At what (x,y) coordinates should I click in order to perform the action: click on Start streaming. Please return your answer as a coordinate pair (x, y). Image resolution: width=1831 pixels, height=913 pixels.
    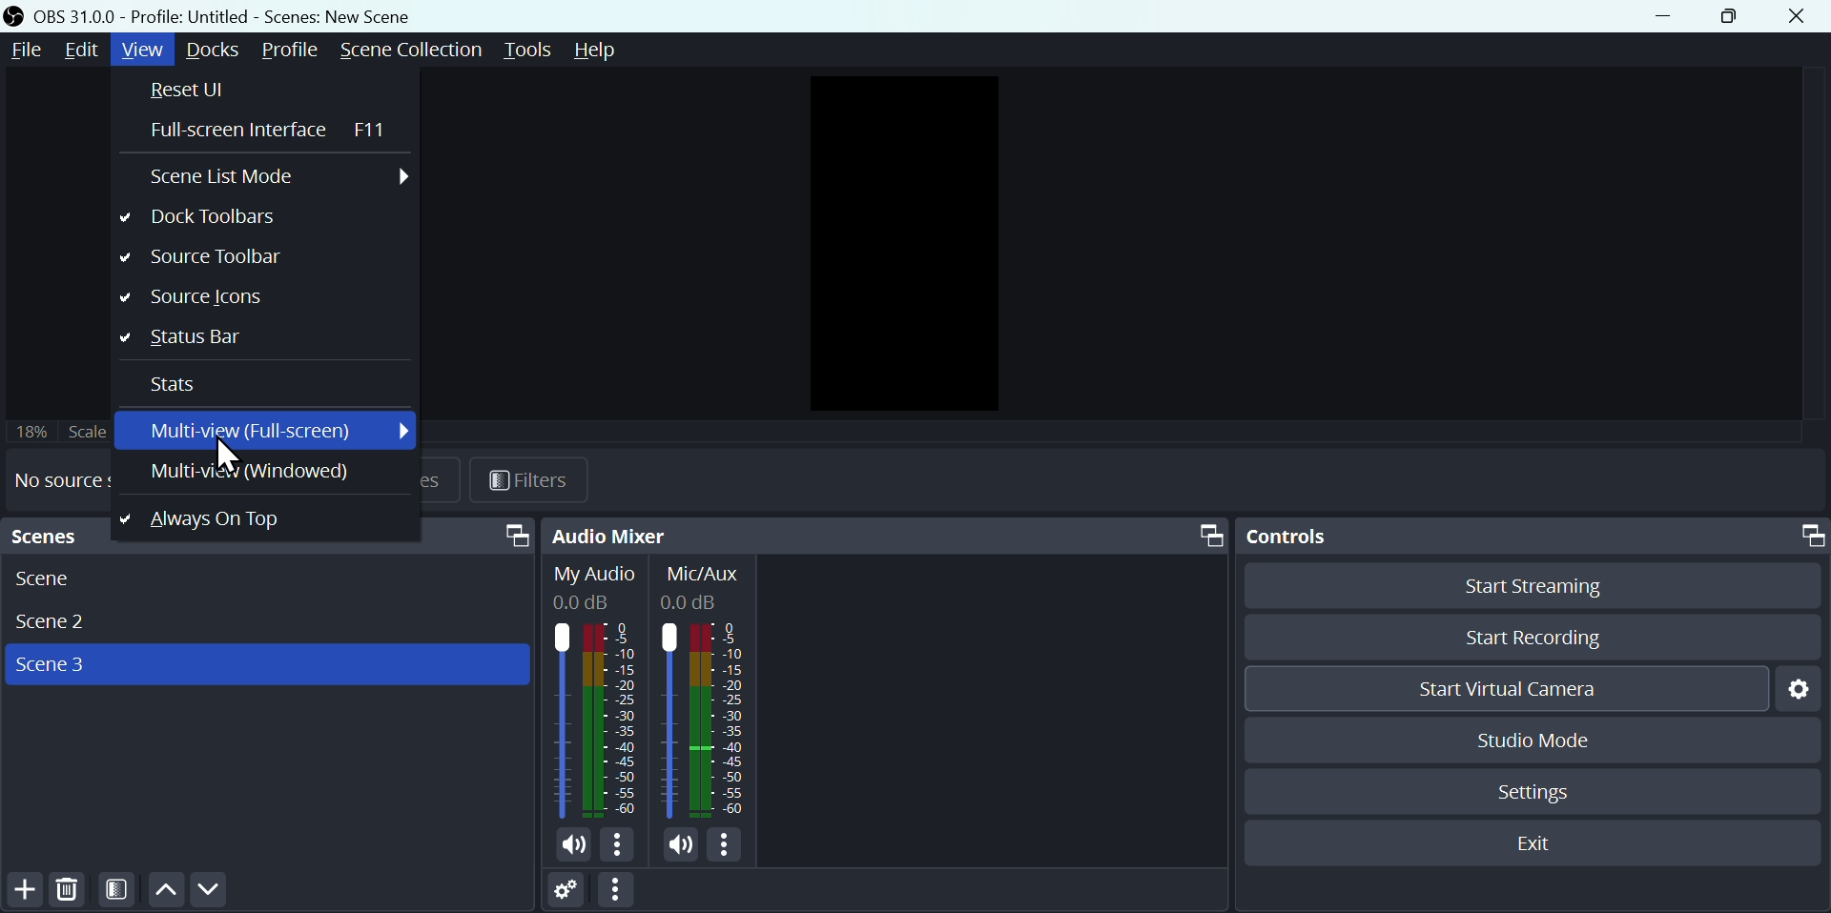
    Looking at the image, I should click on (1531, 589).